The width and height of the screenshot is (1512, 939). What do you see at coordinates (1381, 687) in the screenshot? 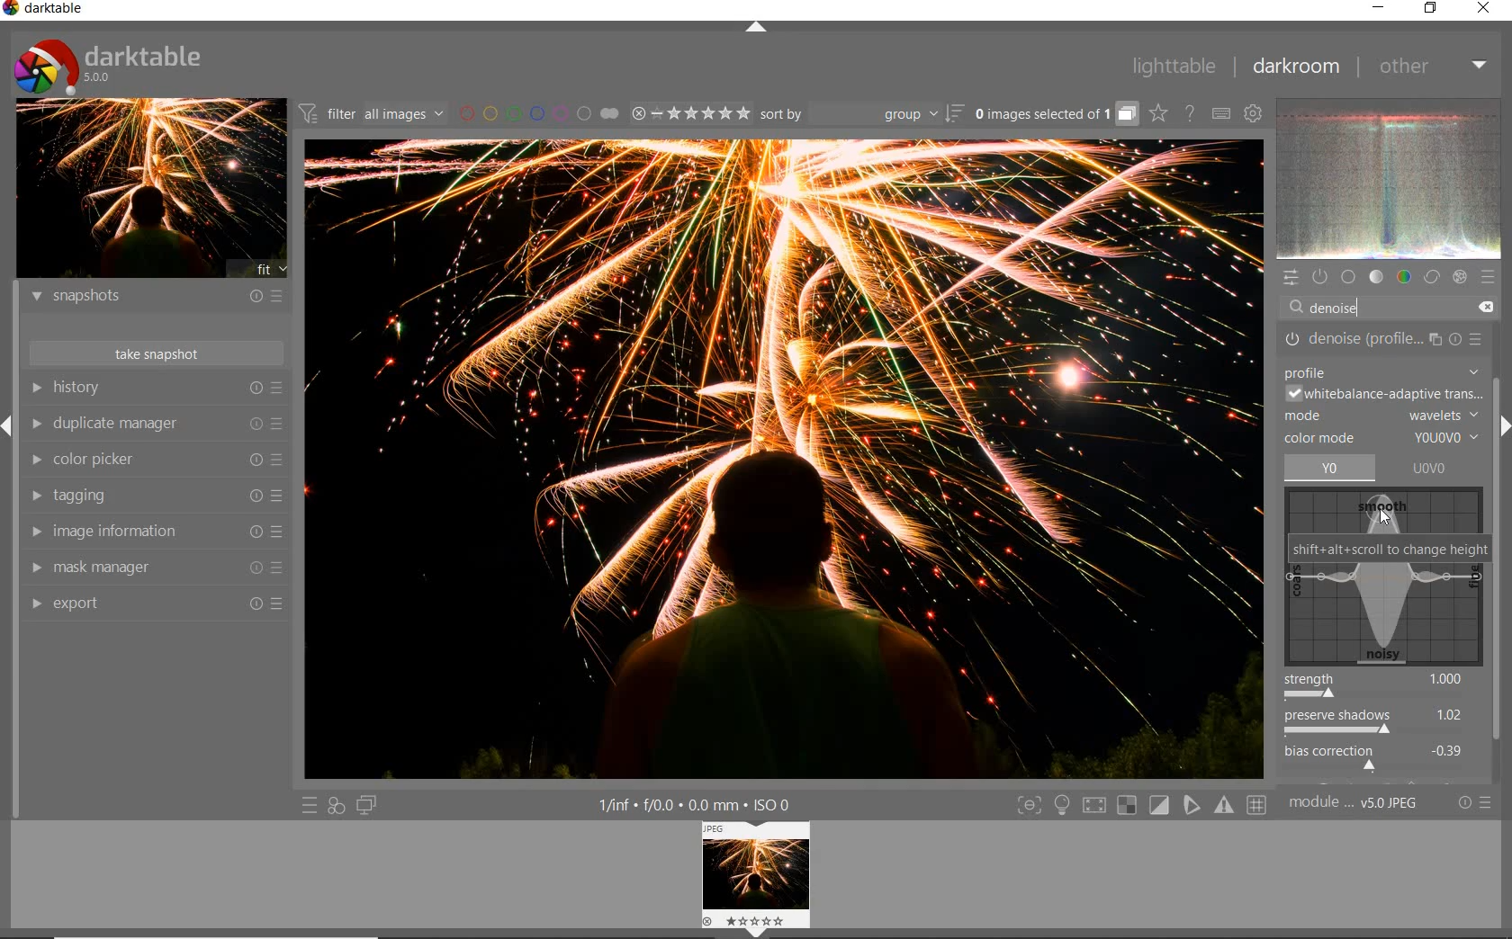
I see `strength` at bounding box center [1381, 687].